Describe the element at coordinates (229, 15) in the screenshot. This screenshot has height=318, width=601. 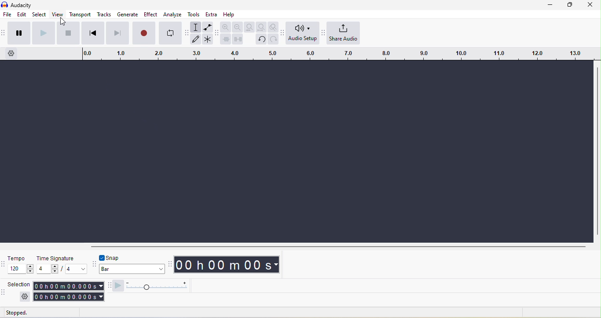
I see `help` at that location.